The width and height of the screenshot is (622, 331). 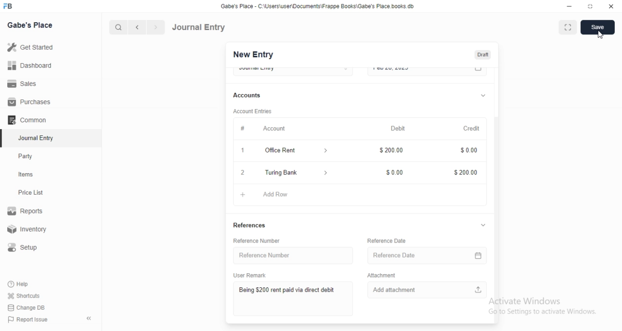 What do you see at coordinates (30, 48) in the screenshot?
I see `Get Started` at bounding box center [30, 48].